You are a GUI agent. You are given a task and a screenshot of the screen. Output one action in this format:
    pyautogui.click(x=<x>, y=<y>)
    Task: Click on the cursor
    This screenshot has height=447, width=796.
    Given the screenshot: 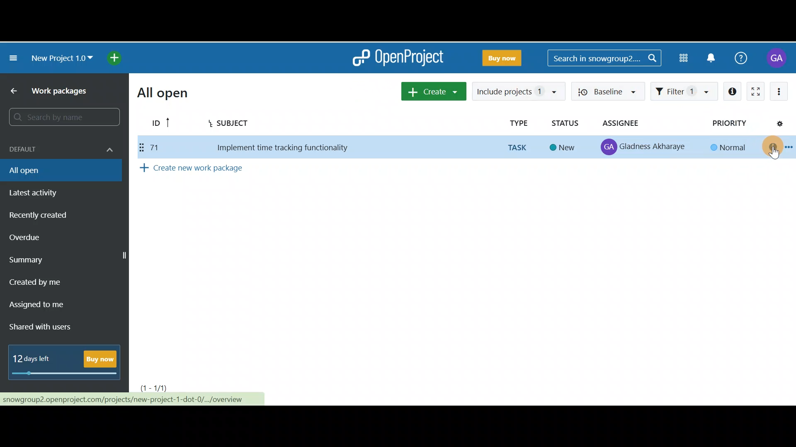 What is the action you would take?
    pyautogui.click(x=773, y=154)
    